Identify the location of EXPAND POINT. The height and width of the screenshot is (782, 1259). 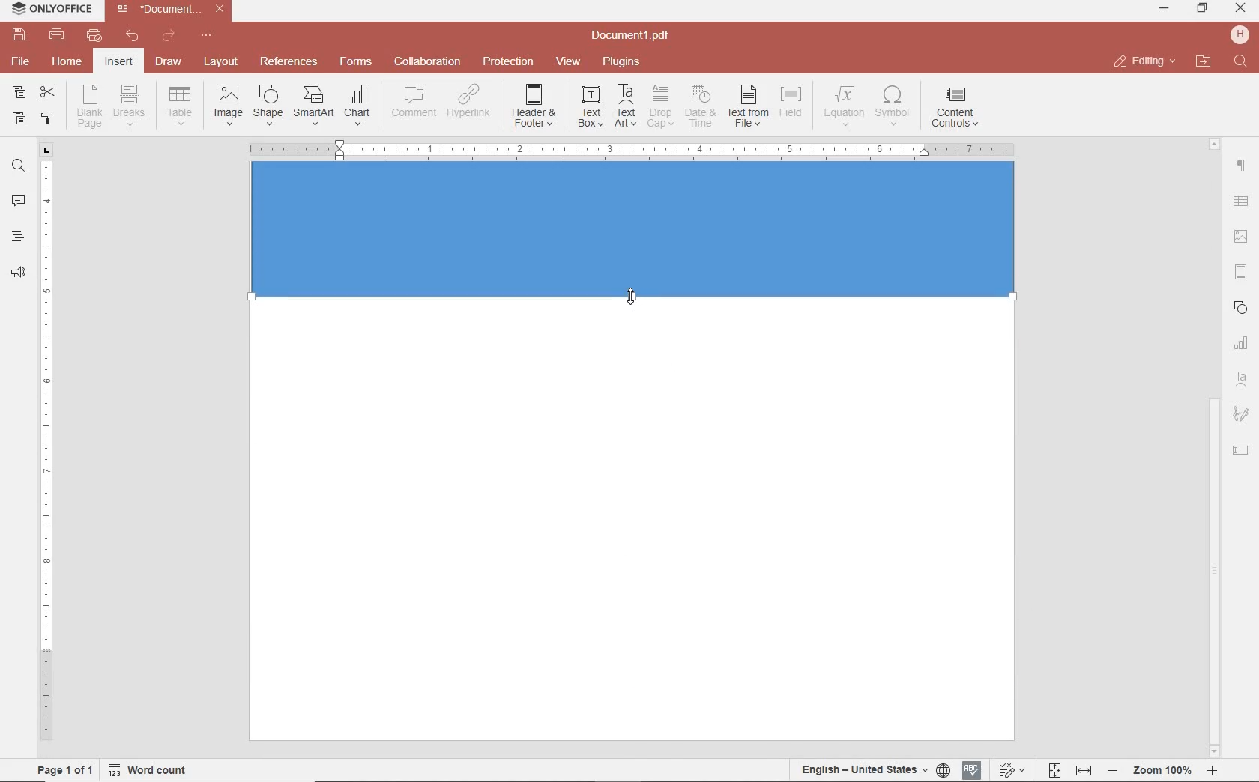
(629, 297).